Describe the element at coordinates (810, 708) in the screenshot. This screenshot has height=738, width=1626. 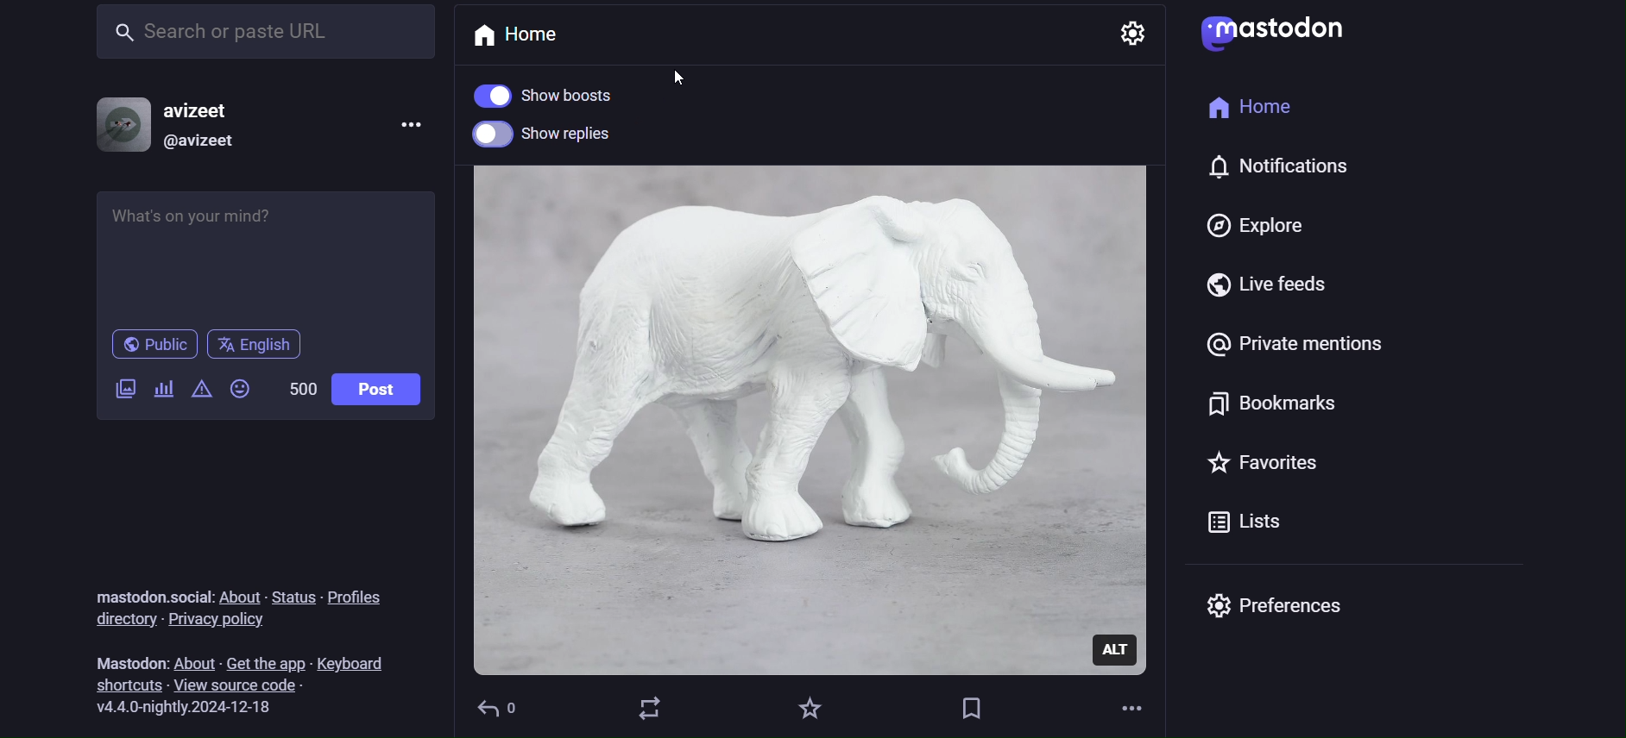
I see `favorites` at that location.